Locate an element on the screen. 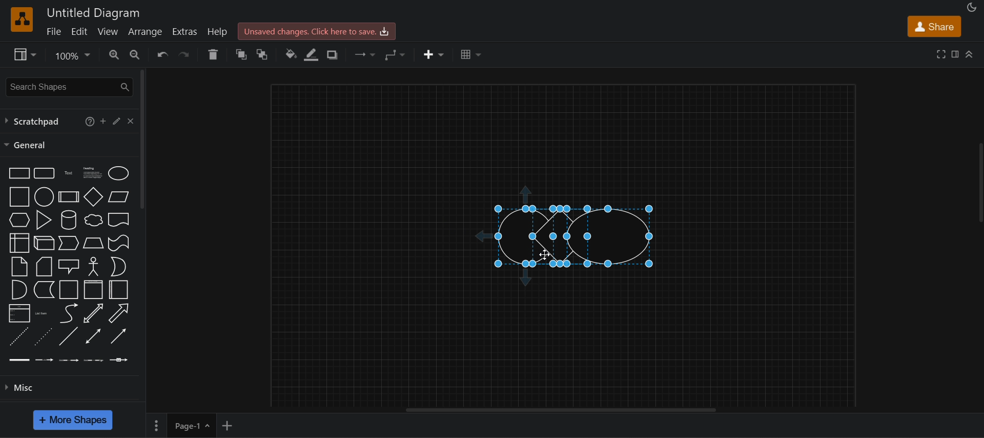 This screenshot has height=438, width=984. extras is located at coordinates (186, 32).